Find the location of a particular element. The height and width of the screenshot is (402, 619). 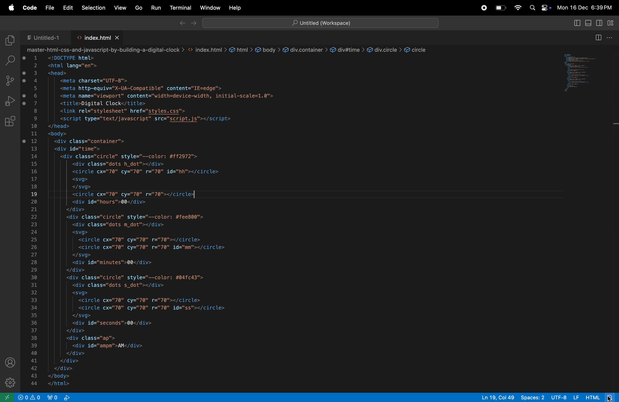

cursor is located at coordinates (611, 398).